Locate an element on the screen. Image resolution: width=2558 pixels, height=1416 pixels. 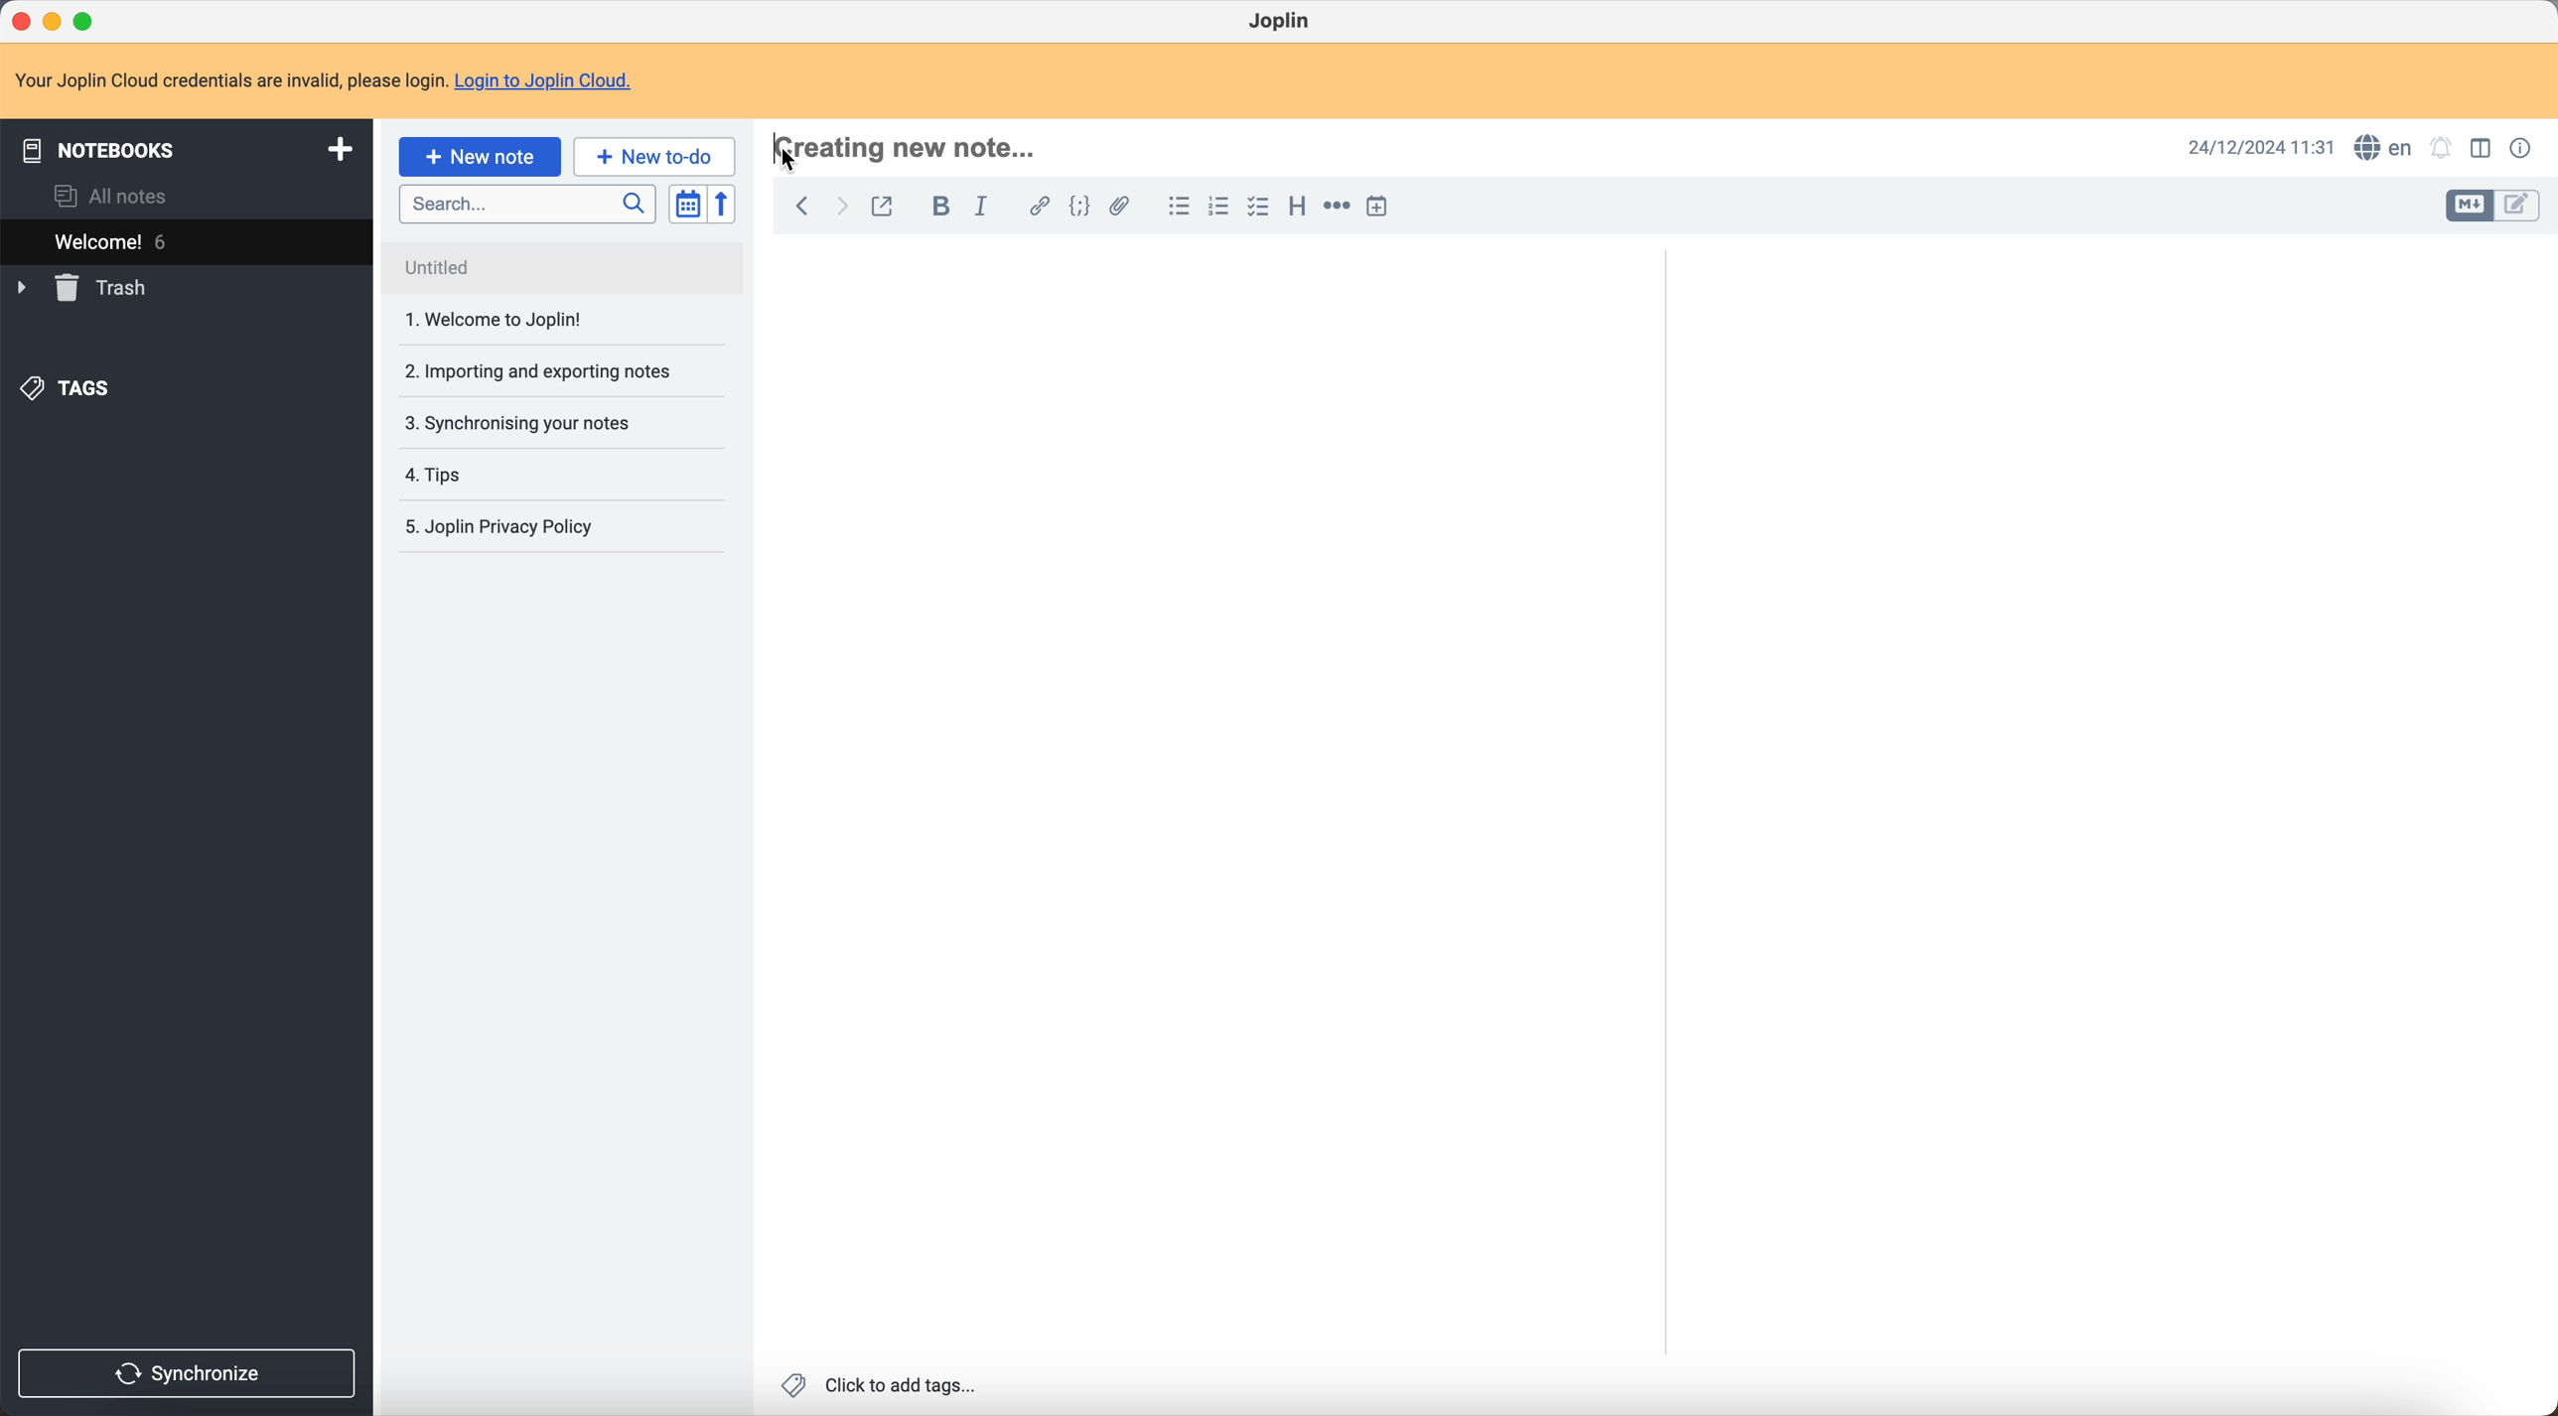
back is located at coordinates (801, 204).